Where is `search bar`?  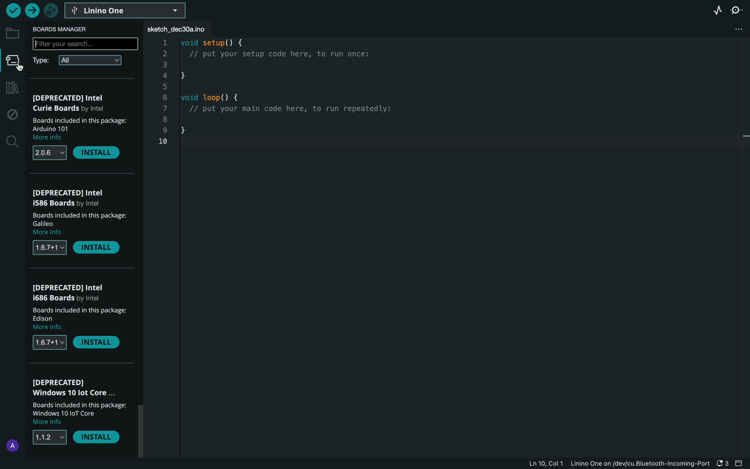 search bar is located at coordinates (86, 44).